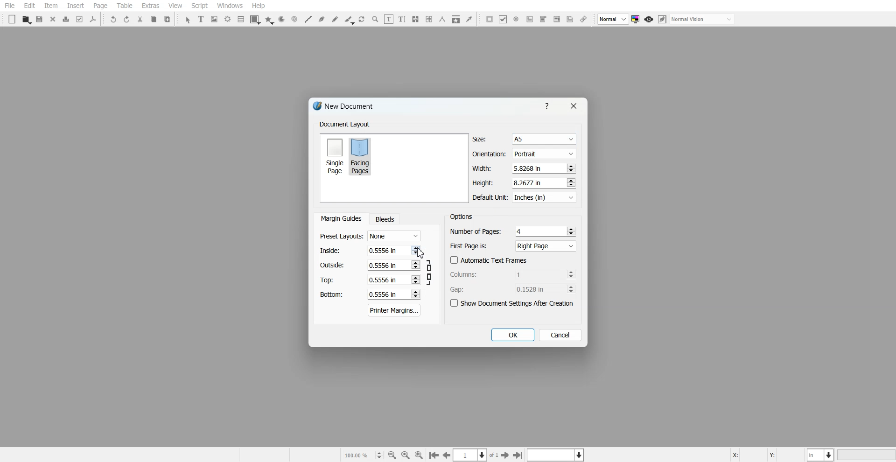 This screenshot has width=896, height=462. What do you see at coordinates (530, 19) in the screenshot?
I see `PDF Text Field` at bounding box center [530, 19].